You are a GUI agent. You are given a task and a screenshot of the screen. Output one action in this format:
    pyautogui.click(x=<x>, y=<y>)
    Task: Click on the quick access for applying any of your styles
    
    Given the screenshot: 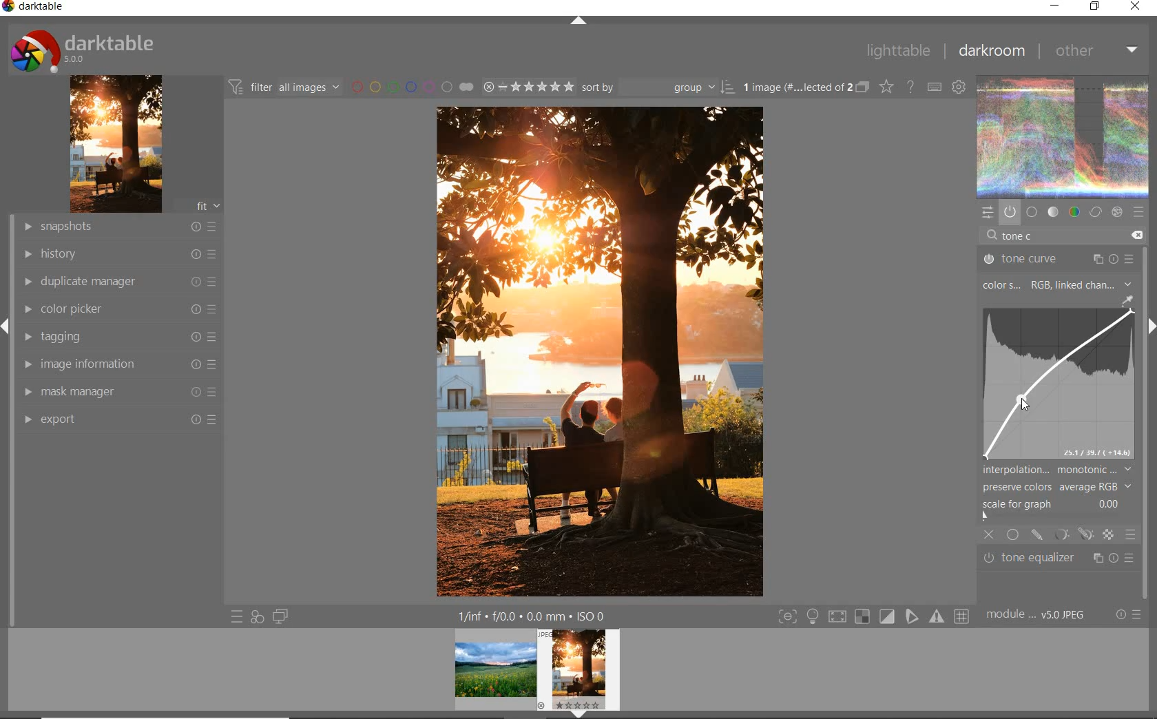 What is the action you would take?
    pyautogui.click(x=257, y=616)
    